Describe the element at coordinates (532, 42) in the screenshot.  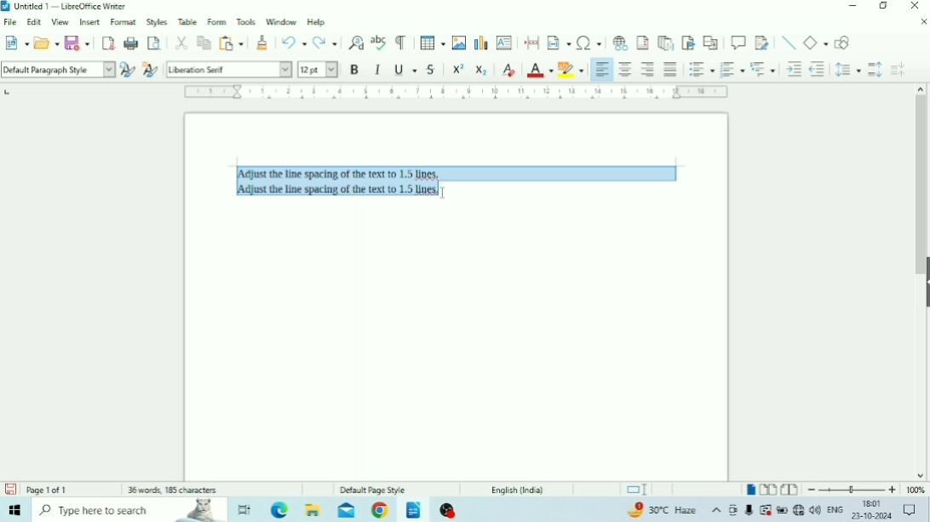
I see `Insert PageBreak` at that location.